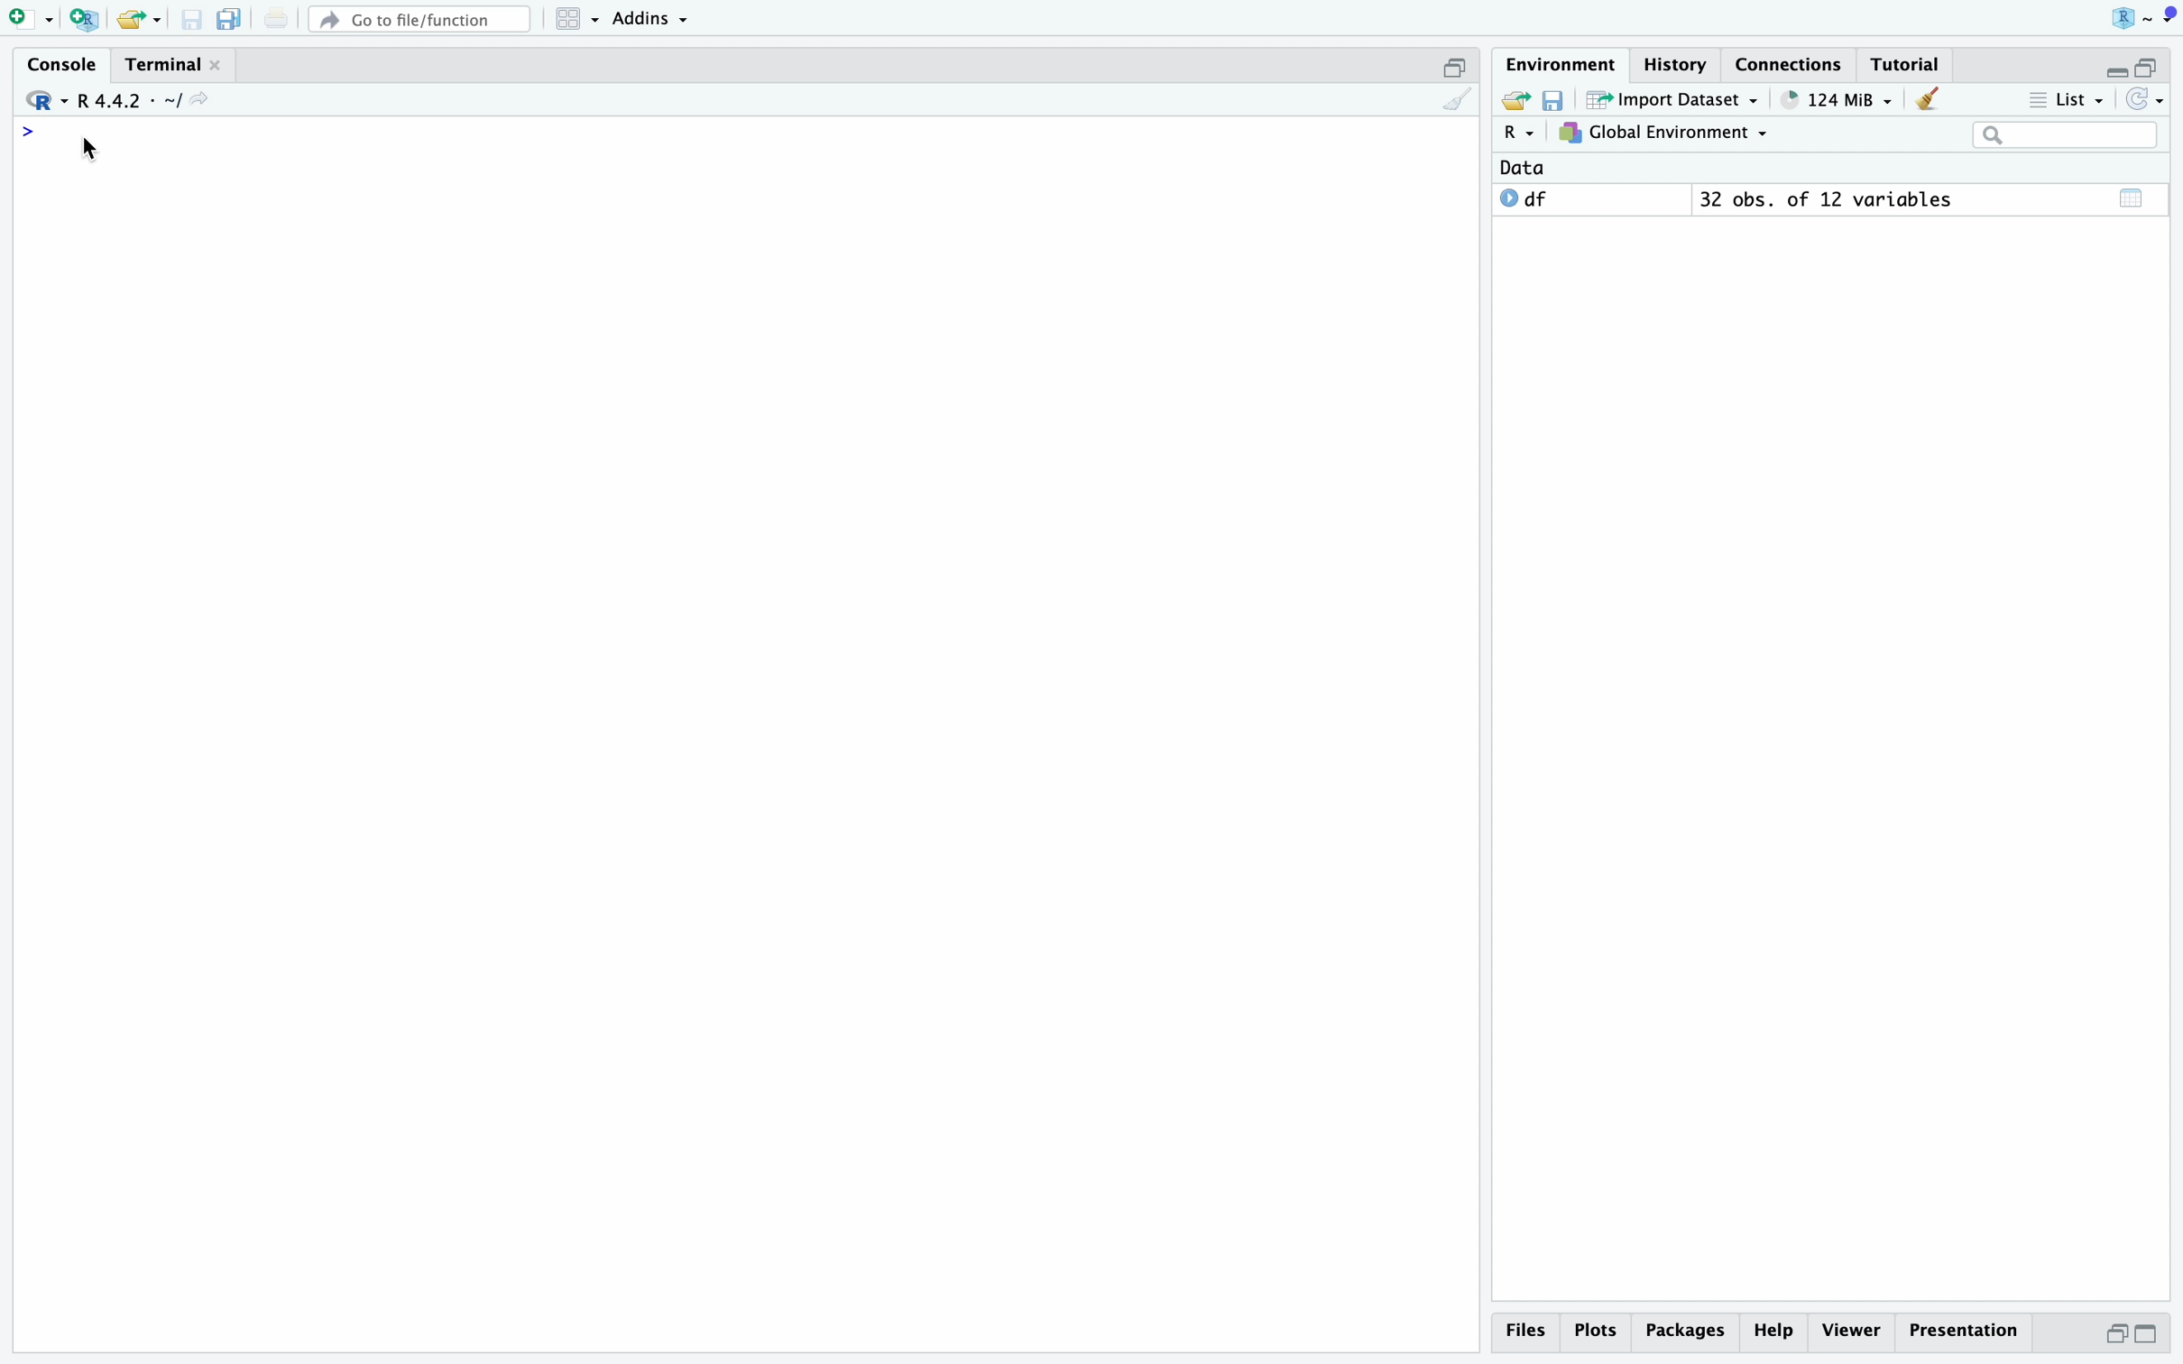 Image resolution: width=2183 pixels, height=1364 pixels. Describe the element at coordinates (28, 132) in the screenshot. I see `>` at that location.